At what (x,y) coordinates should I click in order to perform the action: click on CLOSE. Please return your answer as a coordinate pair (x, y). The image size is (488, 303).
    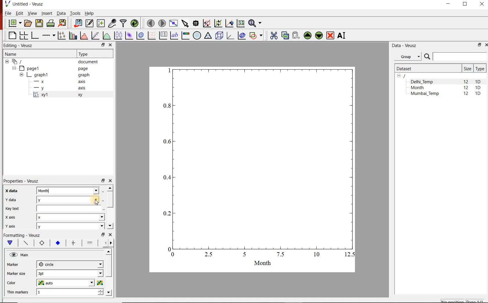
    Looking at the image, I should click on (486, 45).